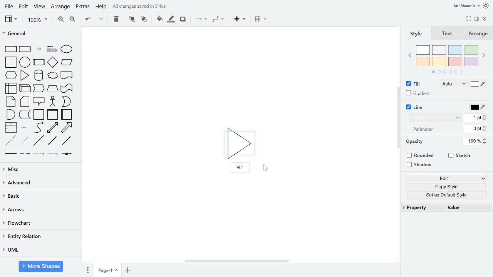 The image size is (493, 277). Describe the element at coordinates (25, 115) in the screenshot. I see `data storage` at that location.